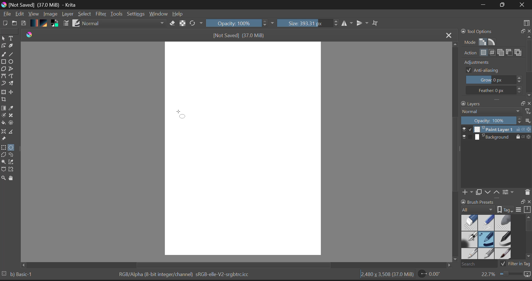 This screenshot has width=532, height=281. I want to click on Brush Size, so click(308, 24).